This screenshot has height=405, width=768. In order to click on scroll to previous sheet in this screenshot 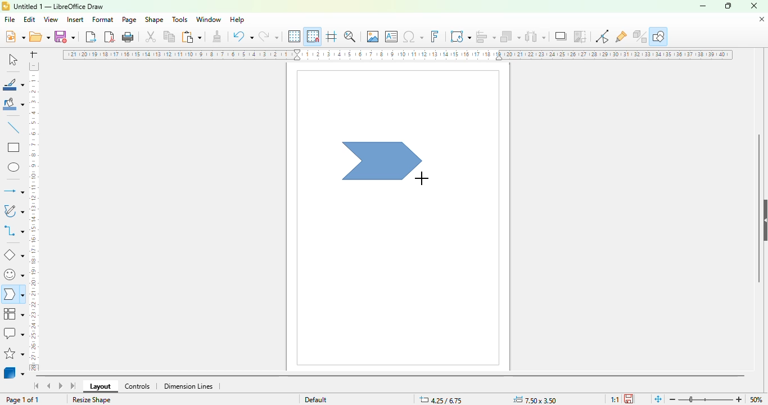, I will do `click(49, 385)`.